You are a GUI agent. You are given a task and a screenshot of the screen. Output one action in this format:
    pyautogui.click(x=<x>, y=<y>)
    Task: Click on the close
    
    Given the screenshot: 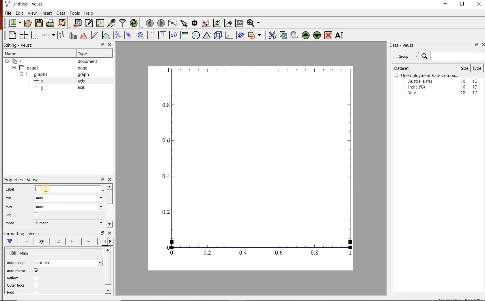 What is the action you would take?
    pyautogui.click(x=478, y=5)
    